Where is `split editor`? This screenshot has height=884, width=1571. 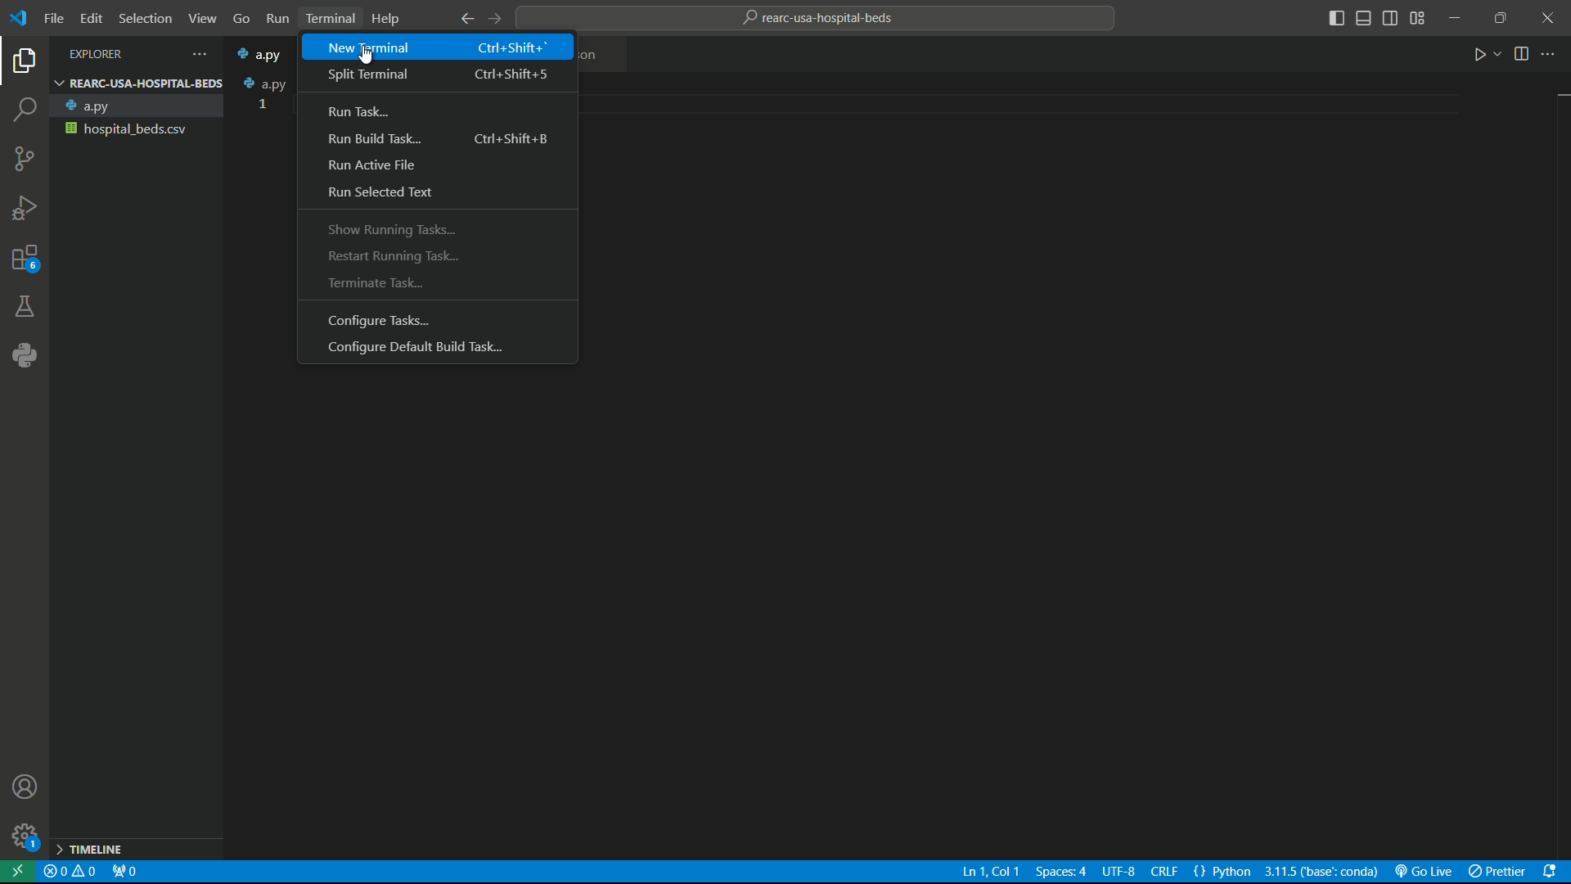
split editor is located at coordinates (1522, 56).